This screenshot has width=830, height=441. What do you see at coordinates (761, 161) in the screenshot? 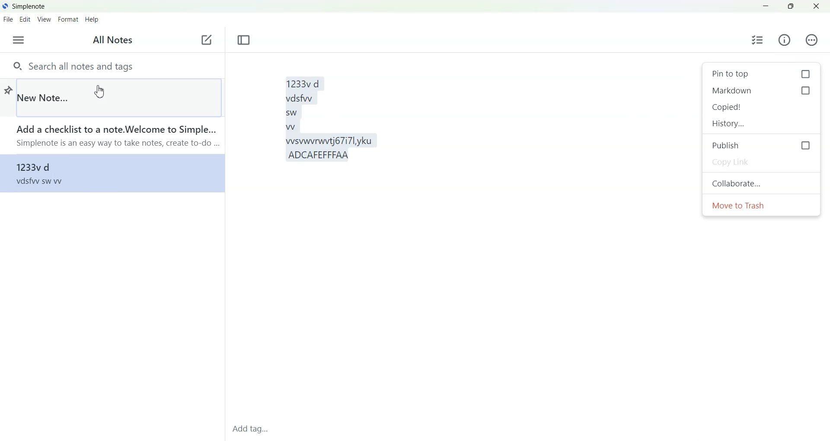
I see `Copy link` at bounding box center [761, 161].